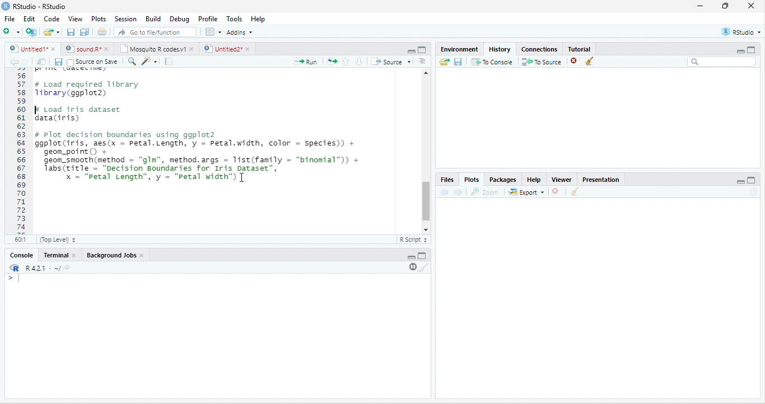 The width and height of the screenshot is (765, 404). Describe the element at coordinates (751, 180) in the screenshot. I see `Maximize` at that location.